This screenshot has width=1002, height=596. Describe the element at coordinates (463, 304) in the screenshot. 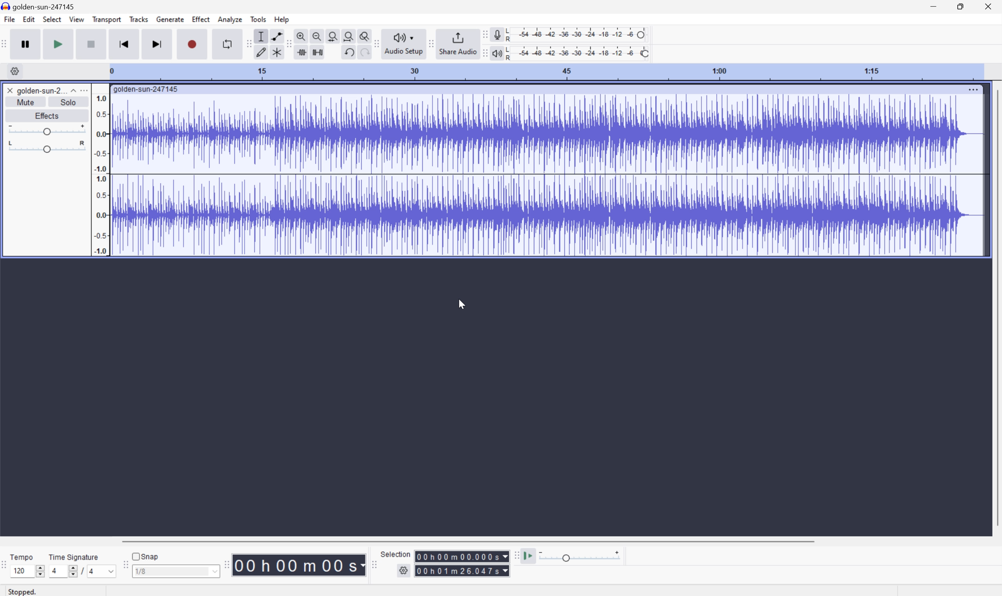

I see `Cursor` at that location.